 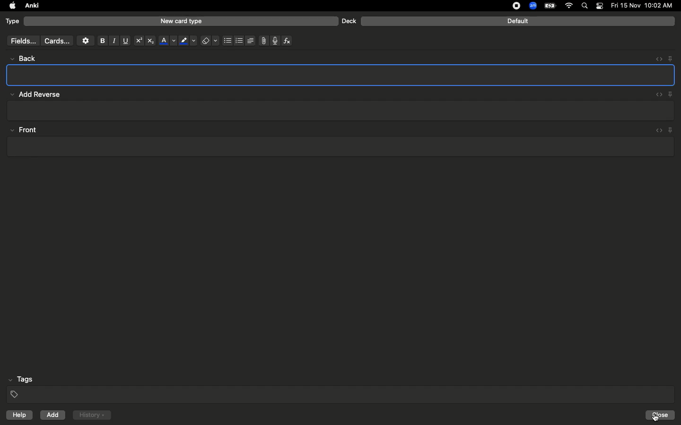 I want to click on embed, so click(x=657, y=94).